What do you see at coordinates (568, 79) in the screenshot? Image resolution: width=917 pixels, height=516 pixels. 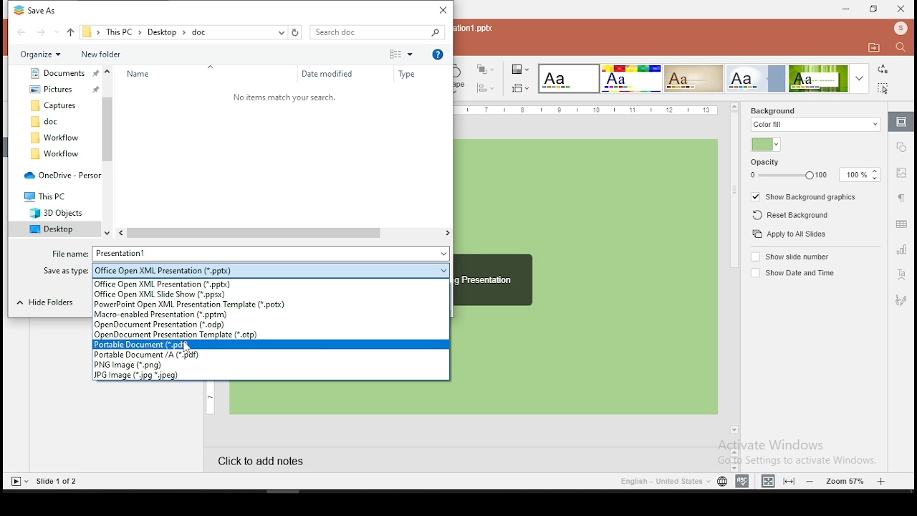 I see `select color theme` at bounding box center [568, 79].